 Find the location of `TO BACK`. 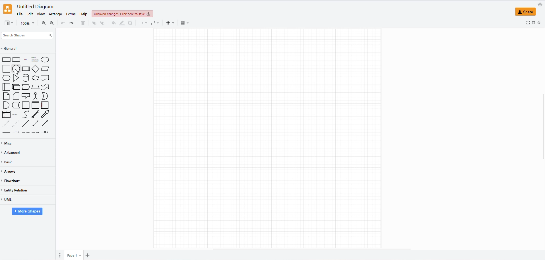

TO BACK is located at coordinates (102, 23).